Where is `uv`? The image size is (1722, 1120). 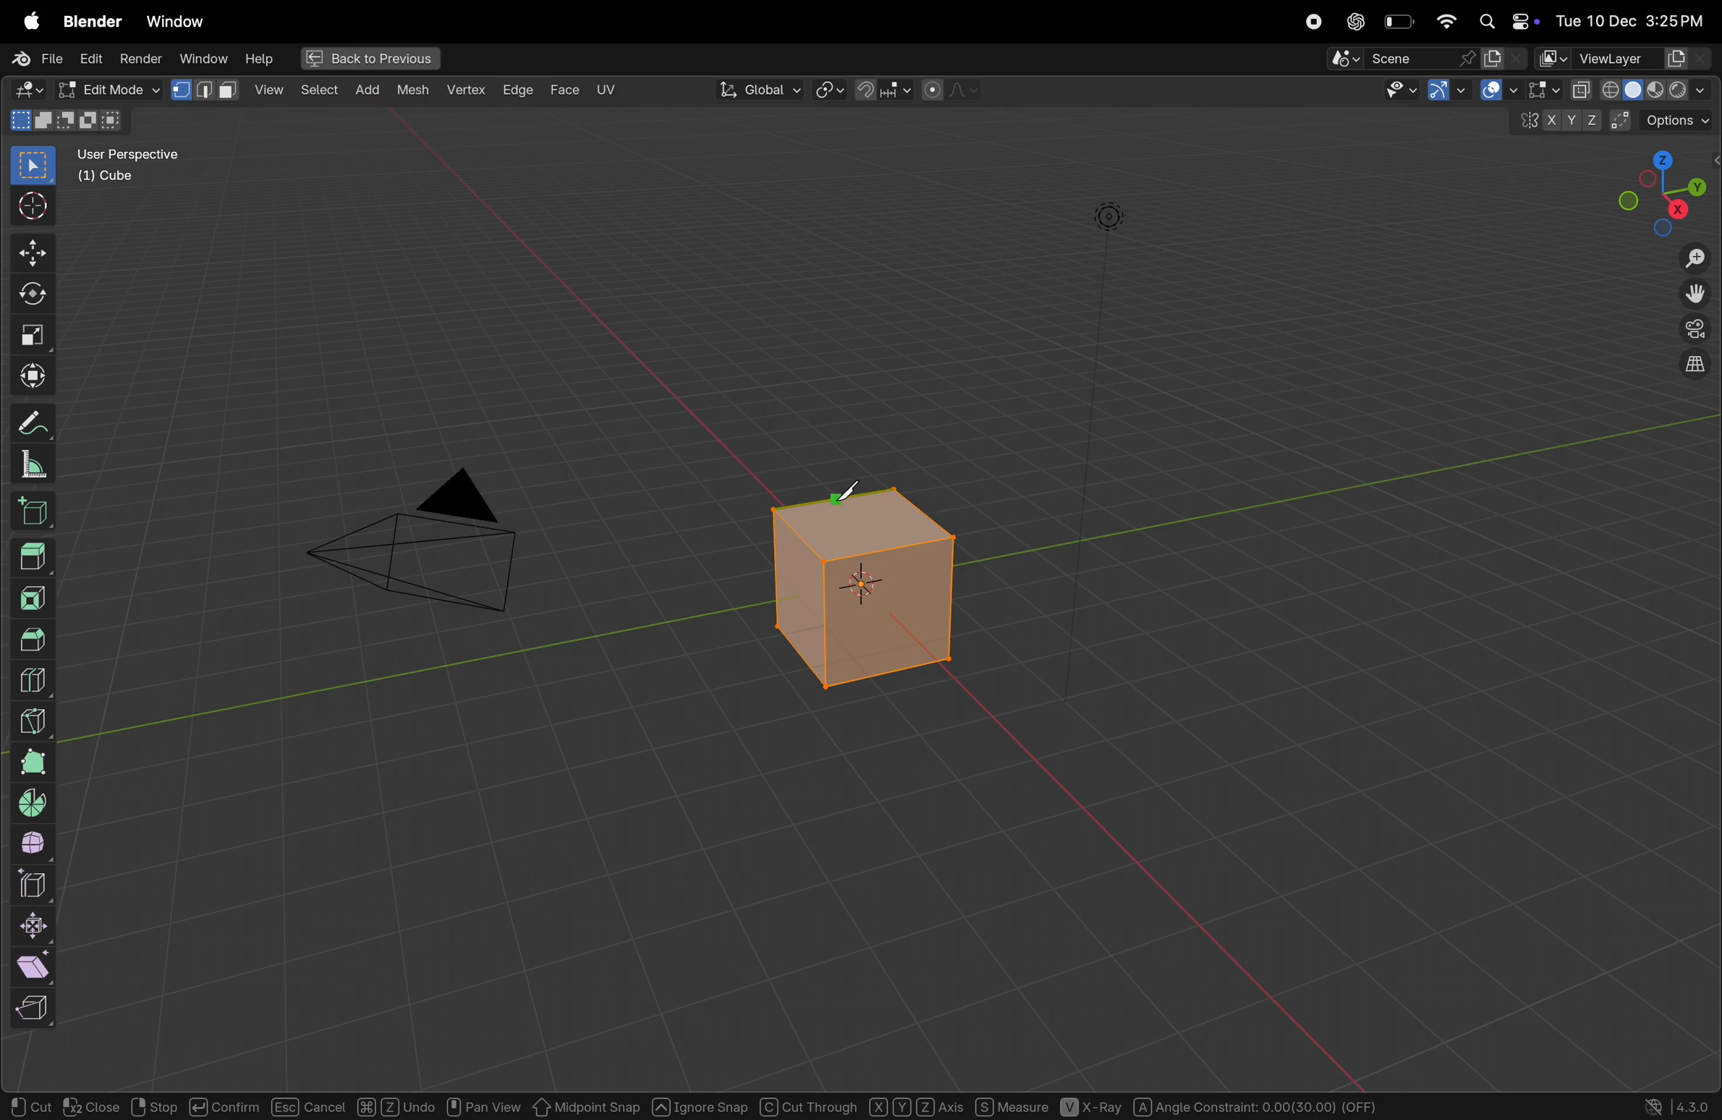
uv is located at coordinates (606, 90).